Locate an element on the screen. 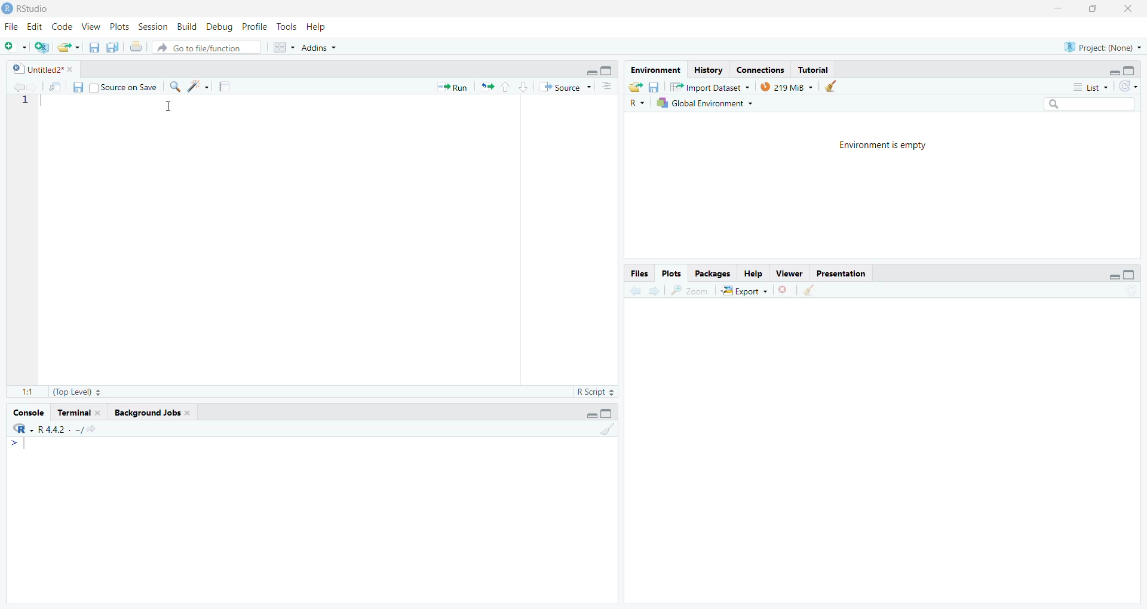 Image resolution: width=1147 pixels, height=609 pixels. Load History from an existing file is located at coordinates (636, 87).